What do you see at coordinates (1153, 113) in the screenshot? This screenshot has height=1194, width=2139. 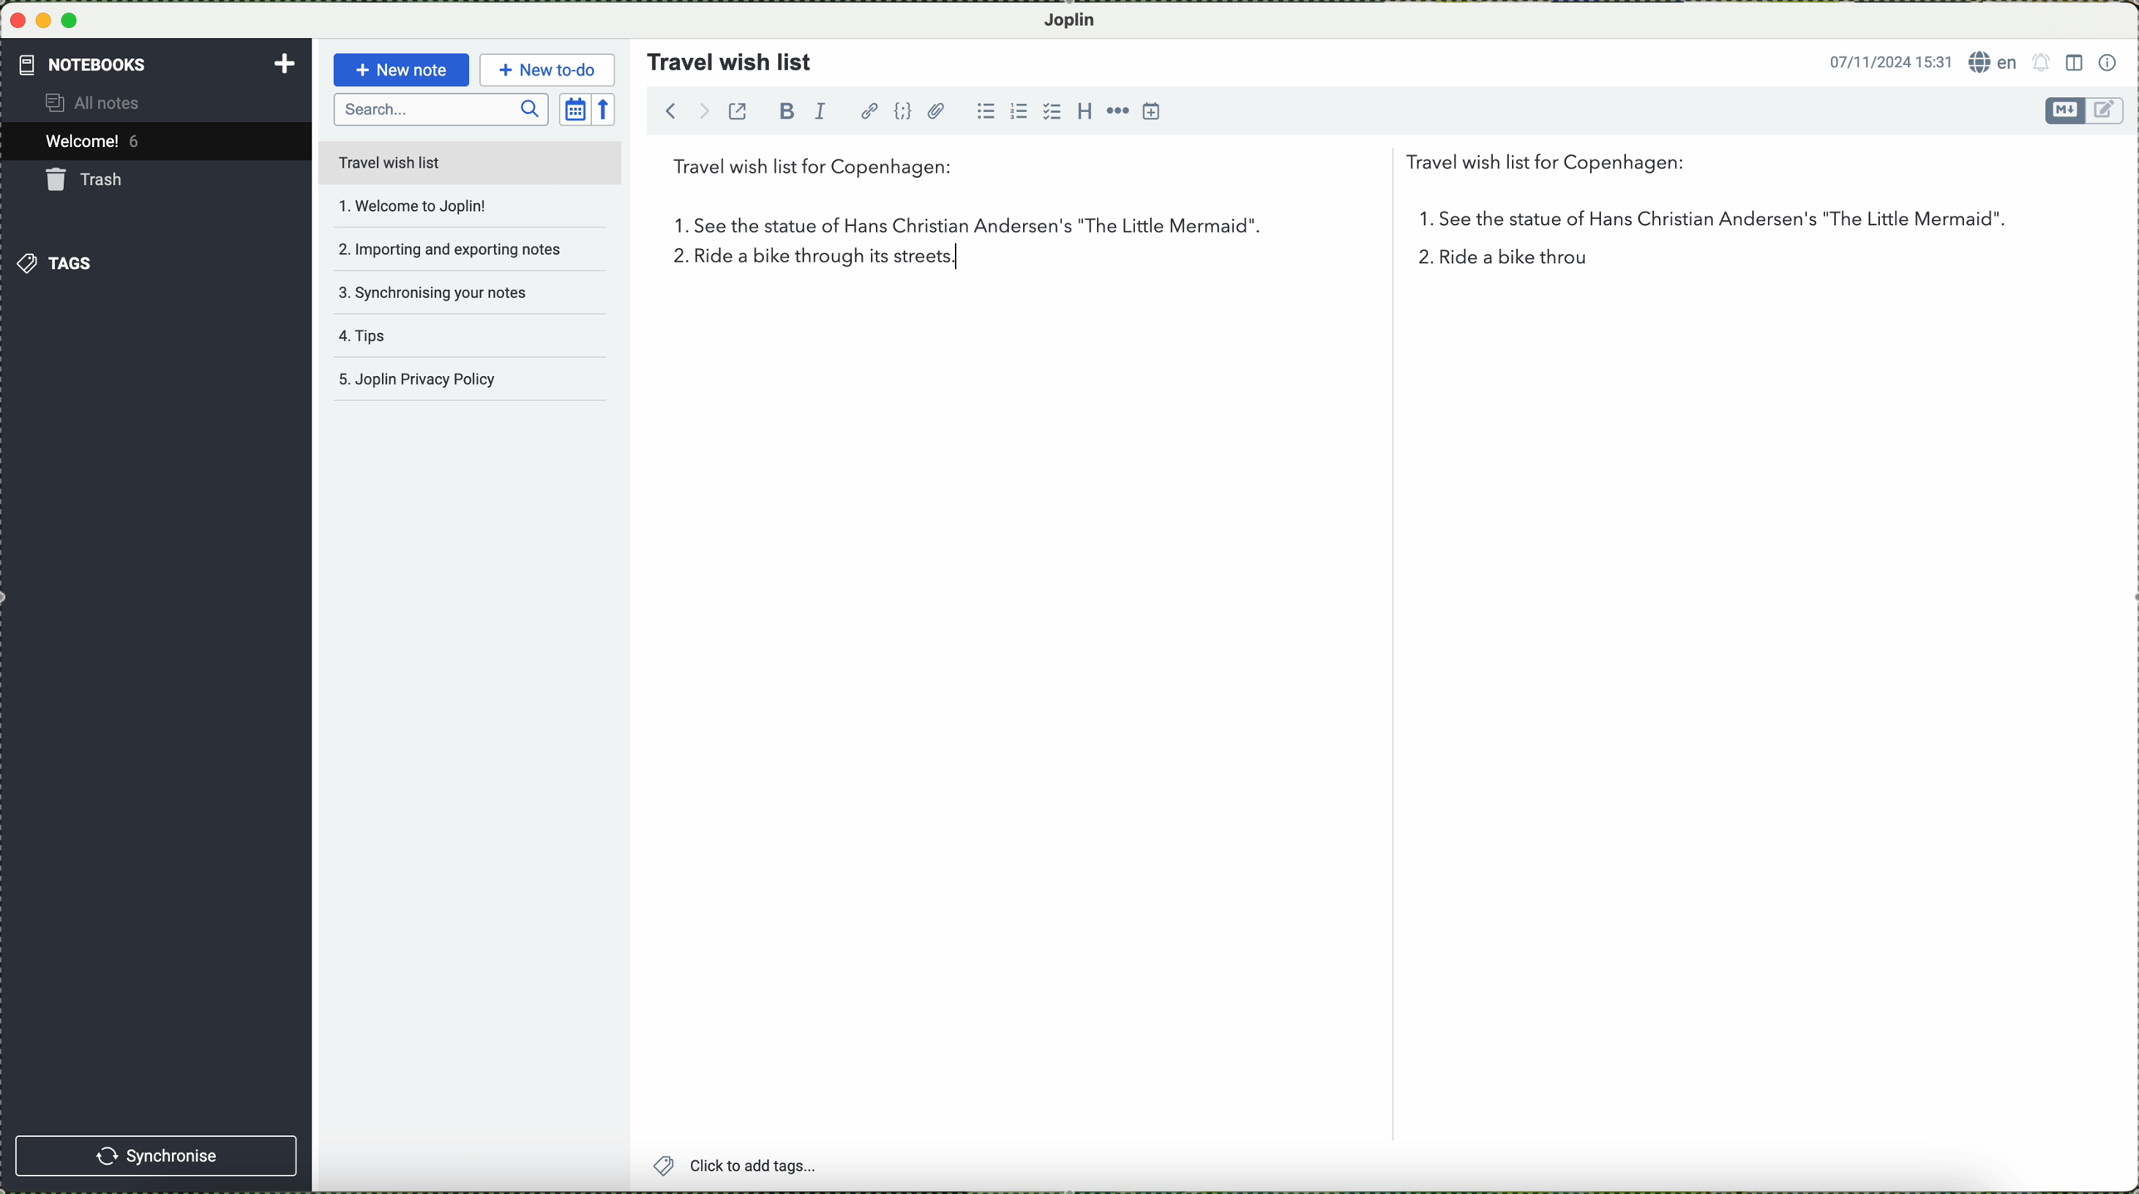 I see `insert time` at bounding box center [1153, 113].